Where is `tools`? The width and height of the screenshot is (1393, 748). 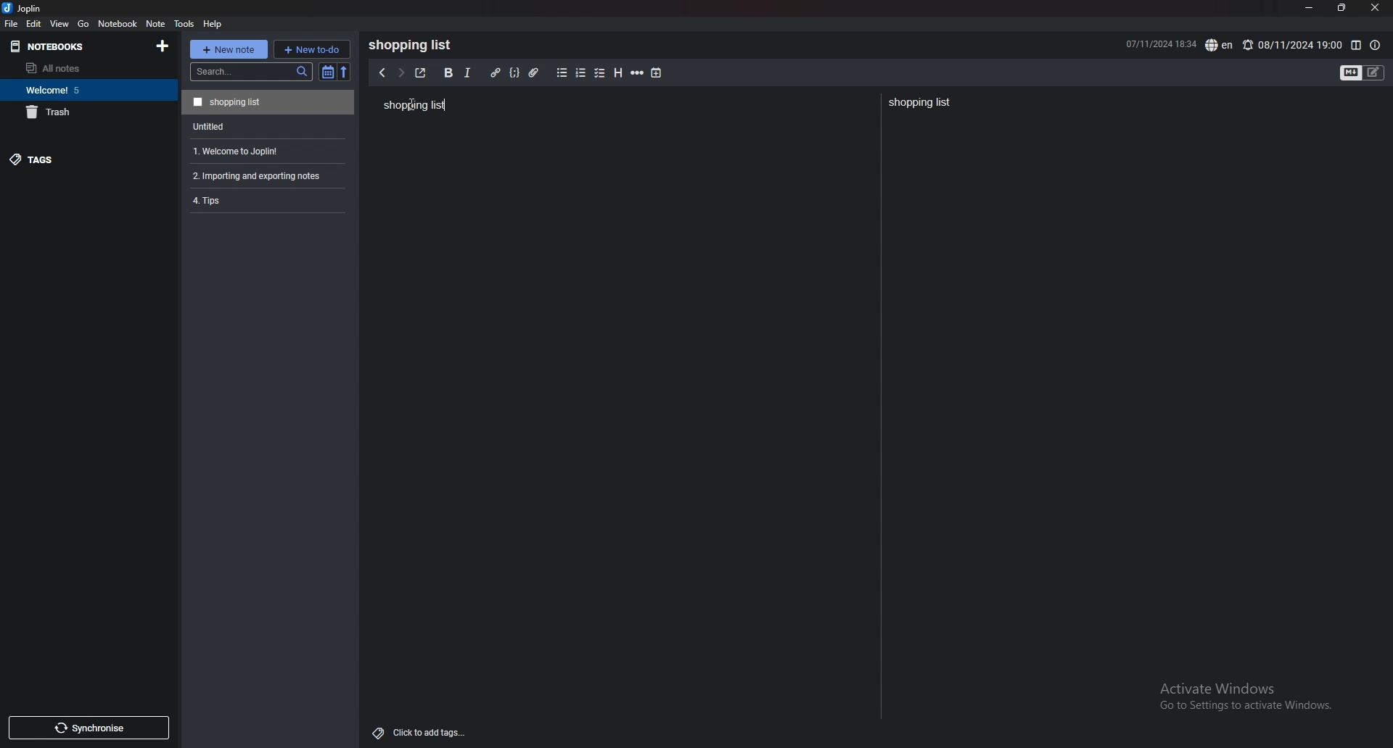
tools is located at coordinates (184, 24).